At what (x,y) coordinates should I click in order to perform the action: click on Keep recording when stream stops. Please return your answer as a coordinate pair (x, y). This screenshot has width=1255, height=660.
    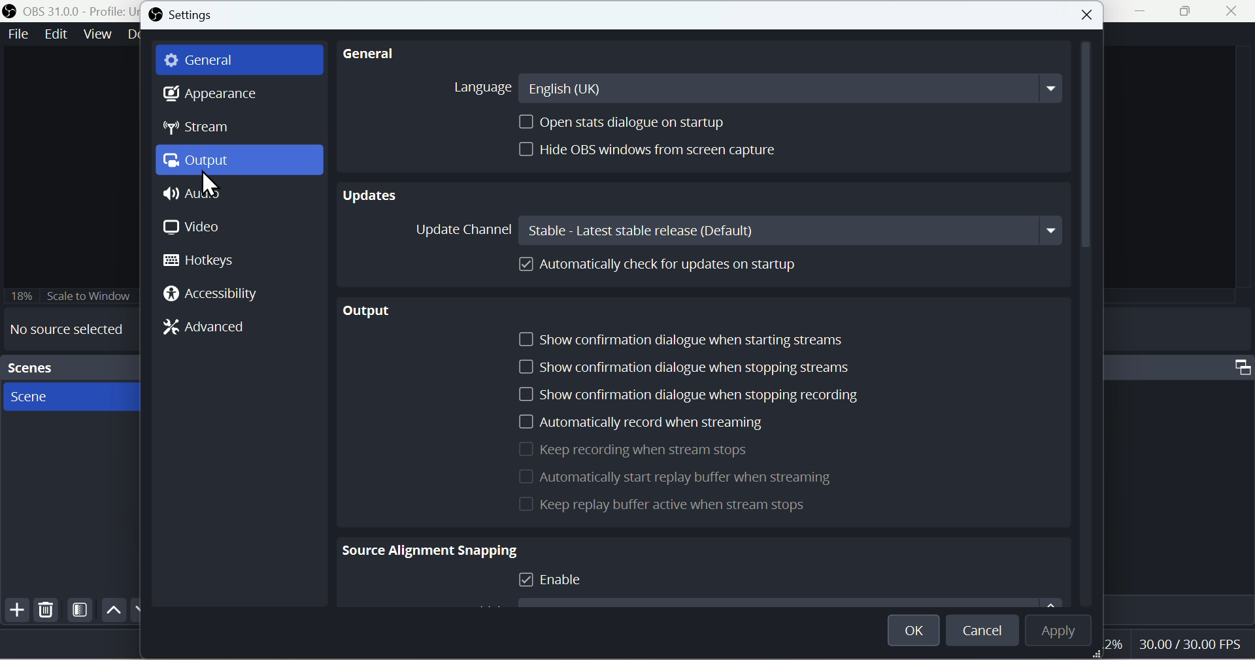
    Looking at the image, I should click on (635, 448).